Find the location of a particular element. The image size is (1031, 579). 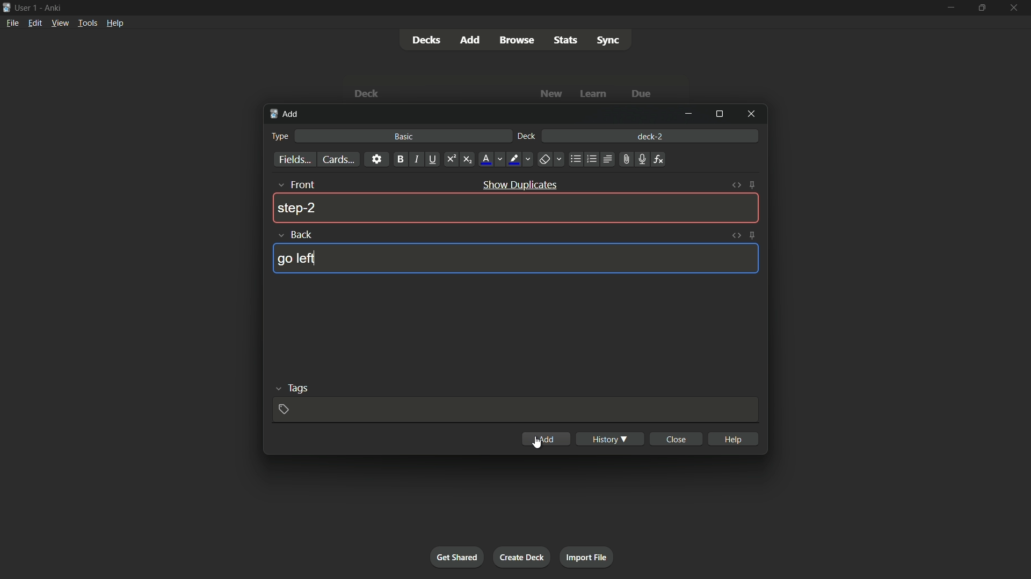

browse is located at coordinates (518, 40).